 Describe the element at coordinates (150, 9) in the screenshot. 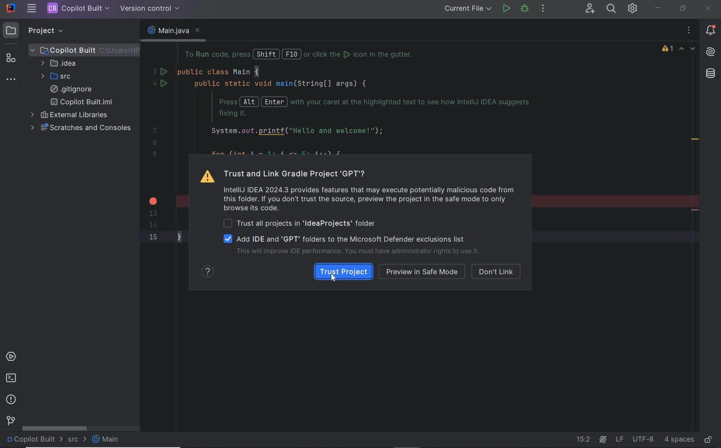

I see `VERSION CONTROL` at that location.